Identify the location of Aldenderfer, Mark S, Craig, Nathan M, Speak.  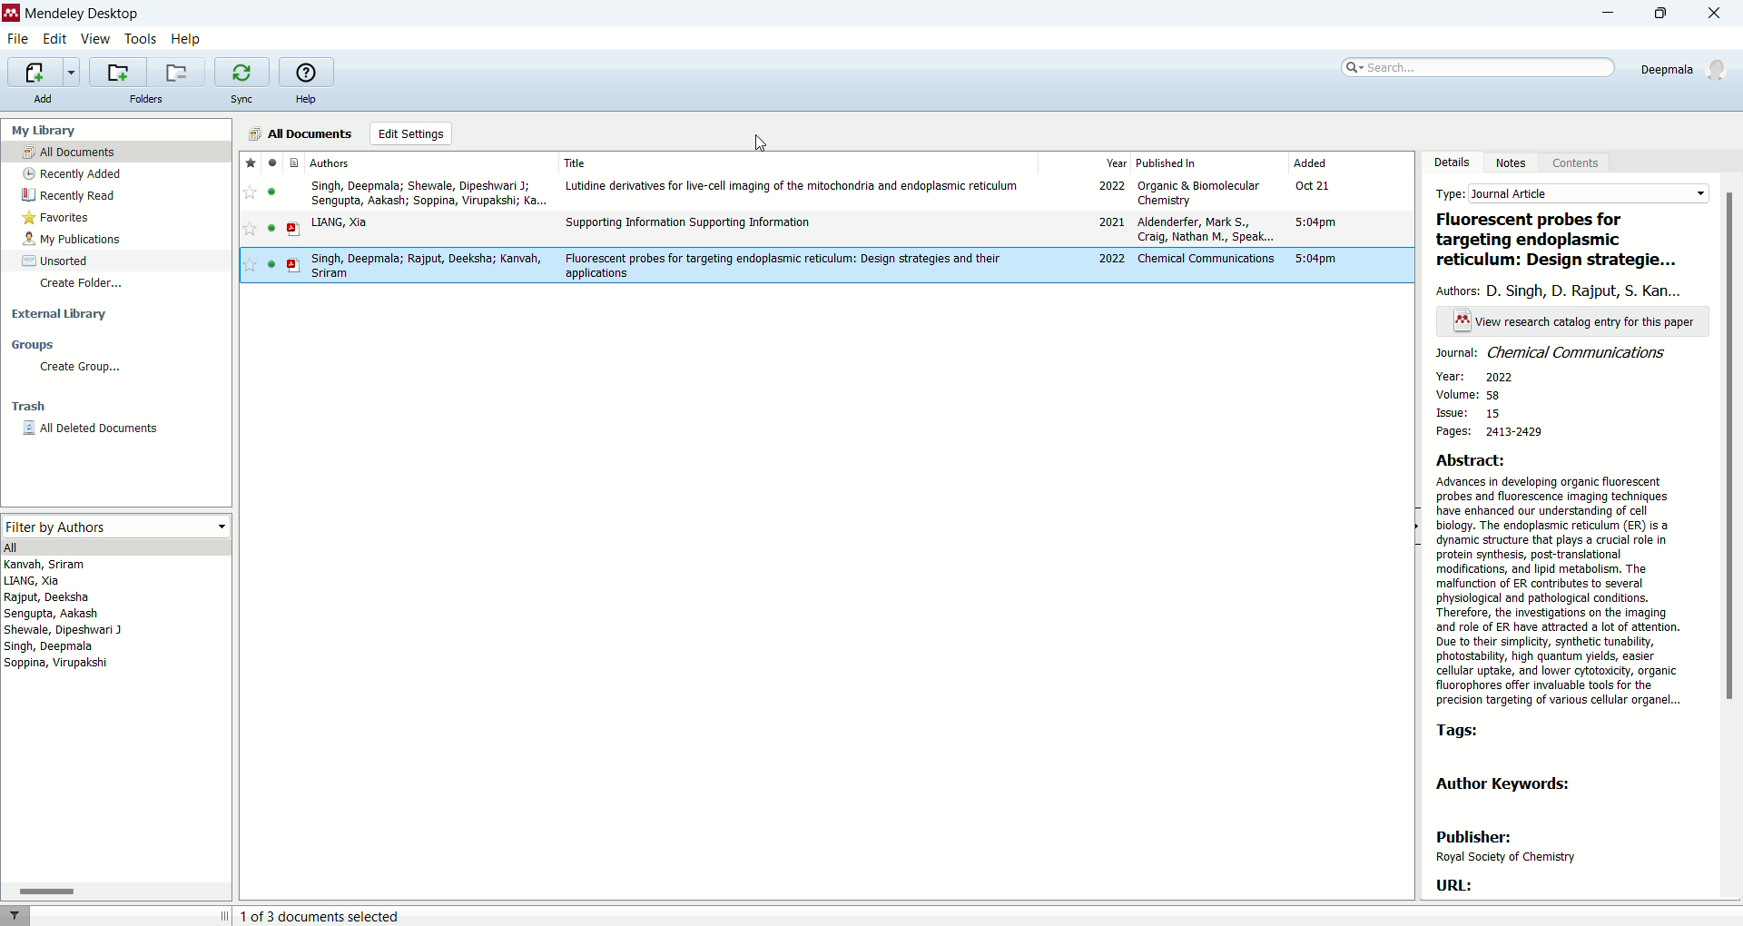
(1204, 231).